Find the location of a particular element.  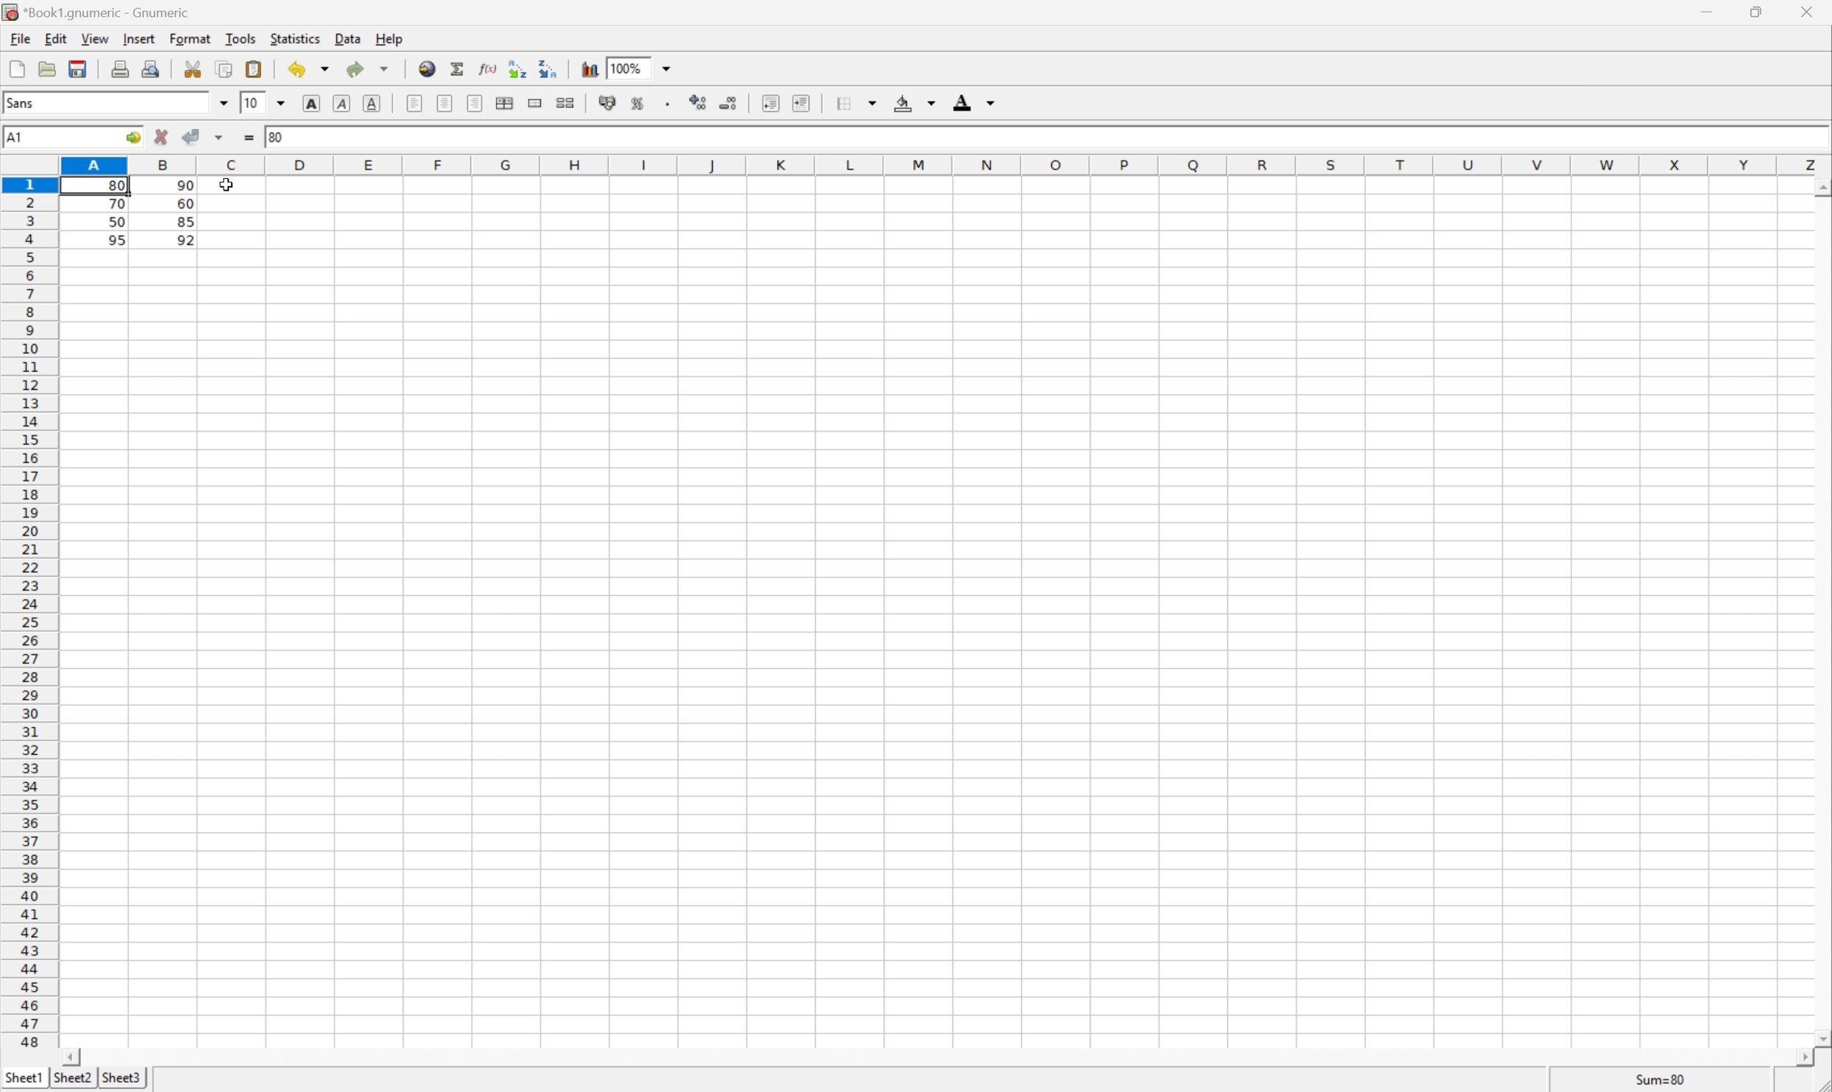

10 is located at coordinates (251, 103).